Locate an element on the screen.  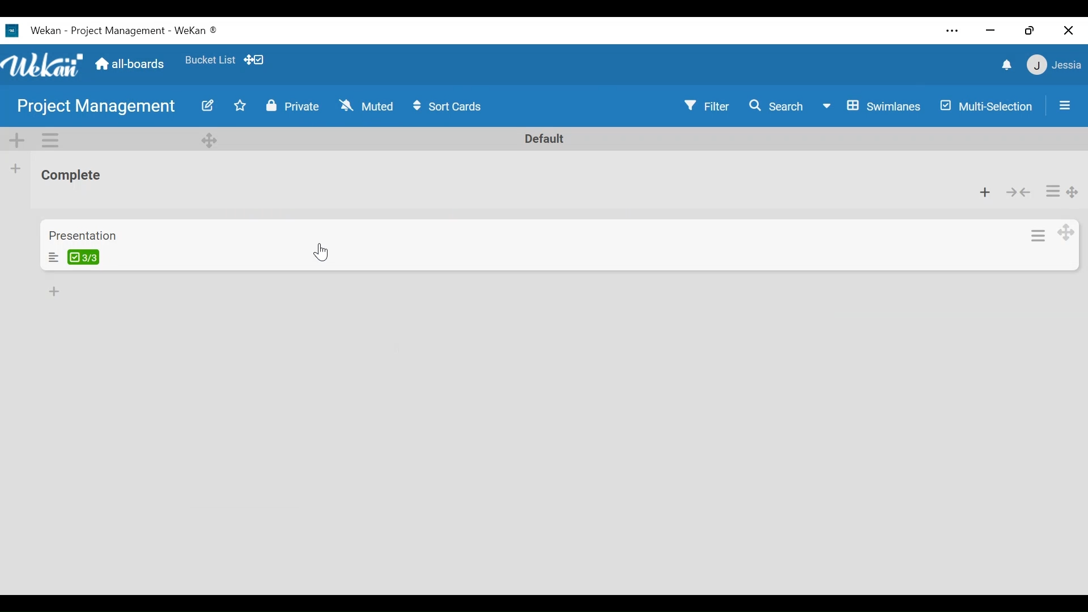
List Title is located at coordinates (71, 176).